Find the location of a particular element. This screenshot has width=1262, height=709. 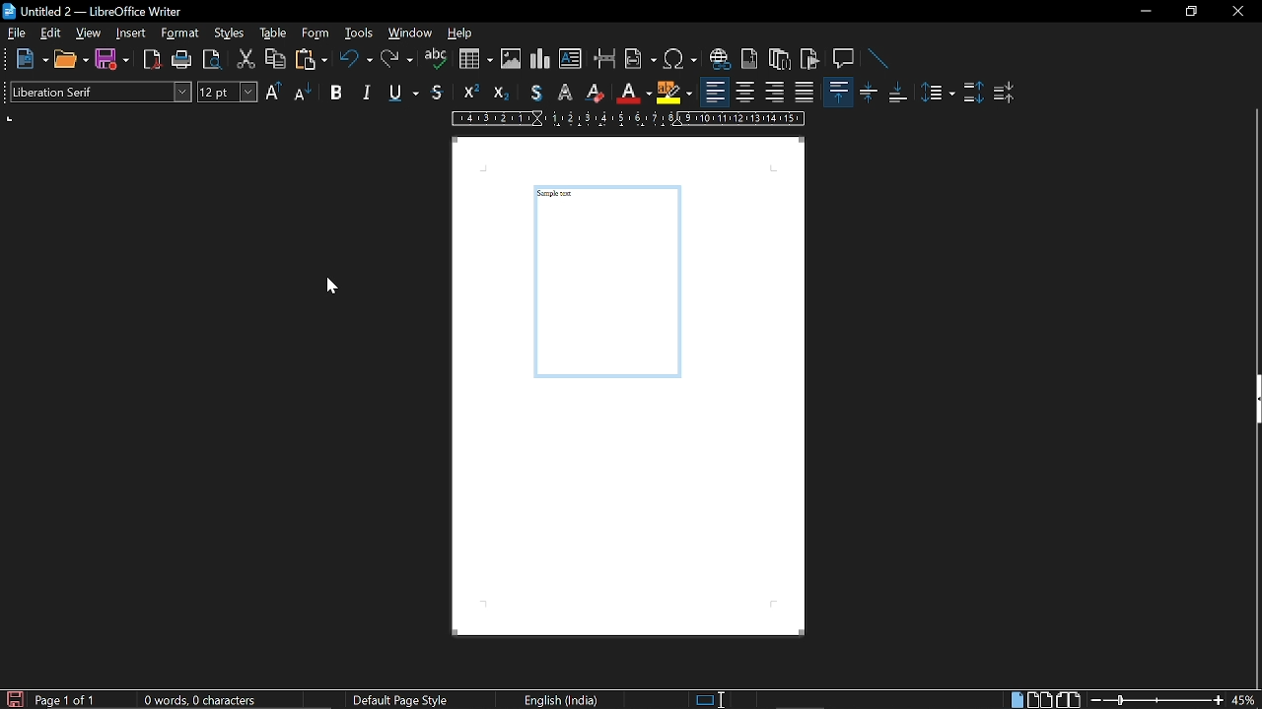

strikethrough is located at coordinates (437, 94).